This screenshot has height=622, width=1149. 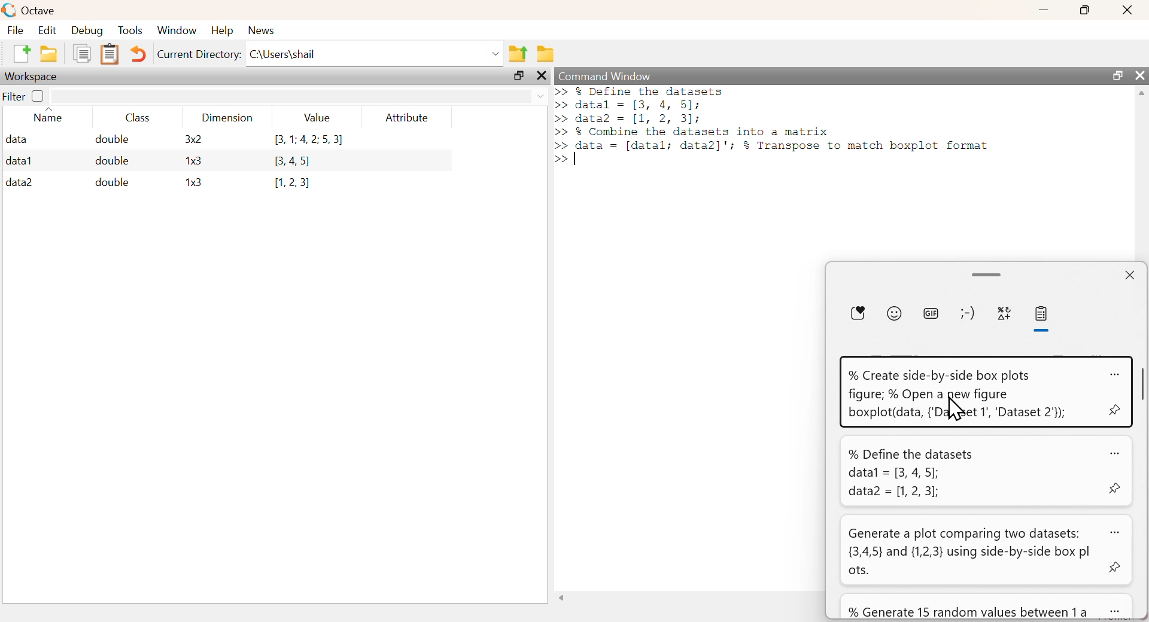 I want to click on clipboard, so click(x=1043, y=315).